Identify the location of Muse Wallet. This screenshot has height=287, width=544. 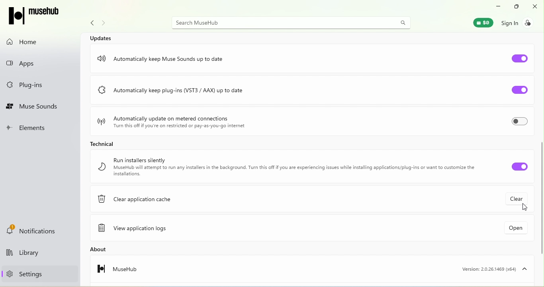
(479, 22).